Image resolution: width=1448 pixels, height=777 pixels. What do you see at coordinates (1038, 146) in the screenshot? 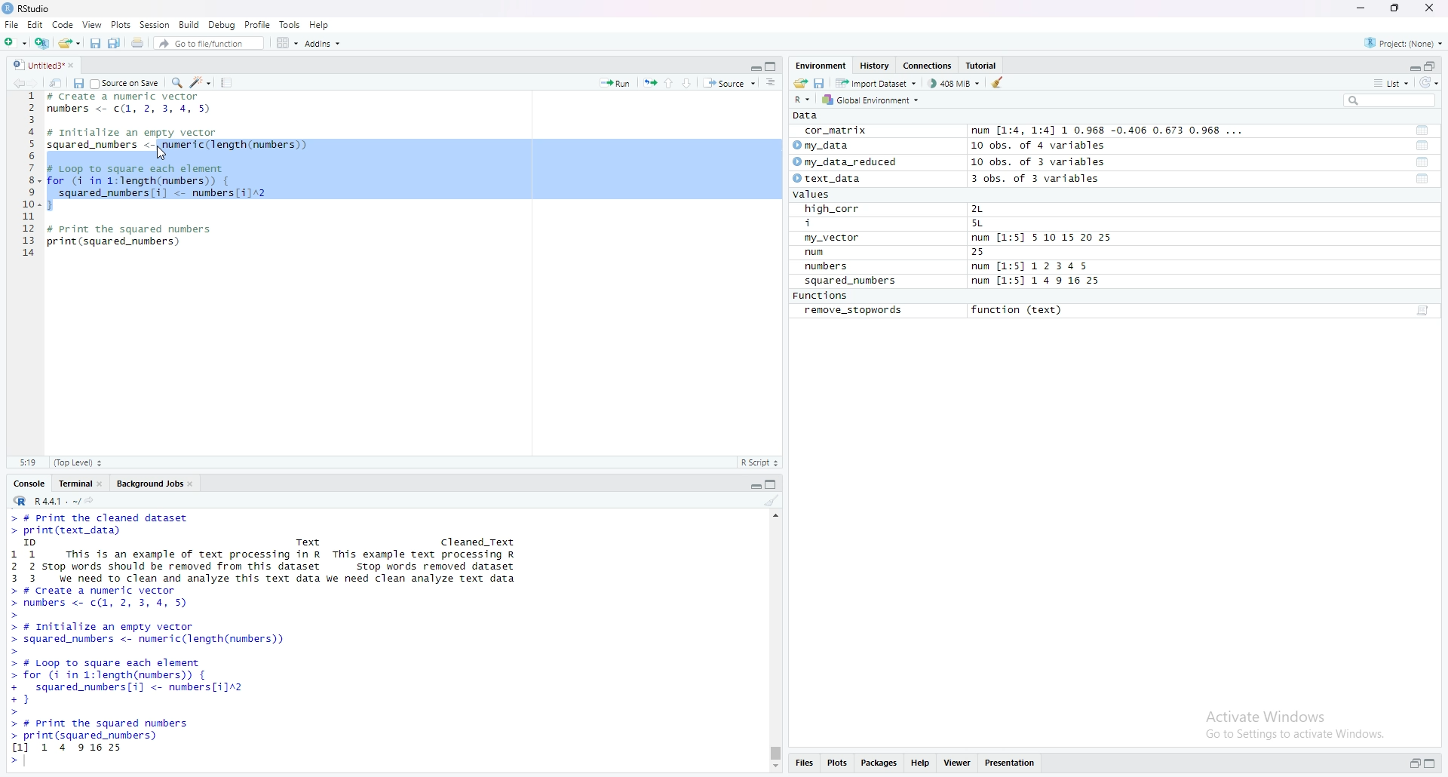
I see `10 obs. of 4 variables` at bounding box center [1038, 146].